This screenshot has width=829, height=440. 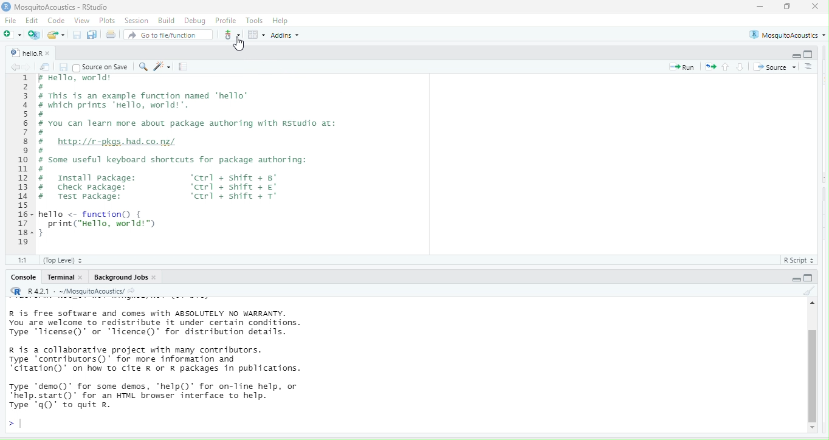 What do you see at coordinates (762, 7) in the screenshot?
I see `minimize` at bounding box center [762, 7].